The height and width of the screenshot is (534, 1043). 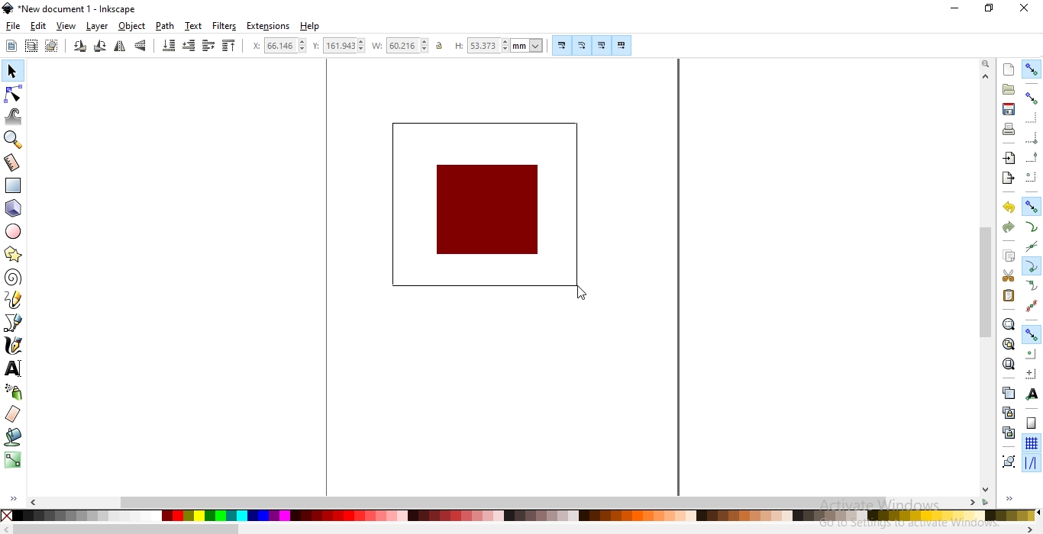 I want to click on create a clone, so click(x=1009, y=411).